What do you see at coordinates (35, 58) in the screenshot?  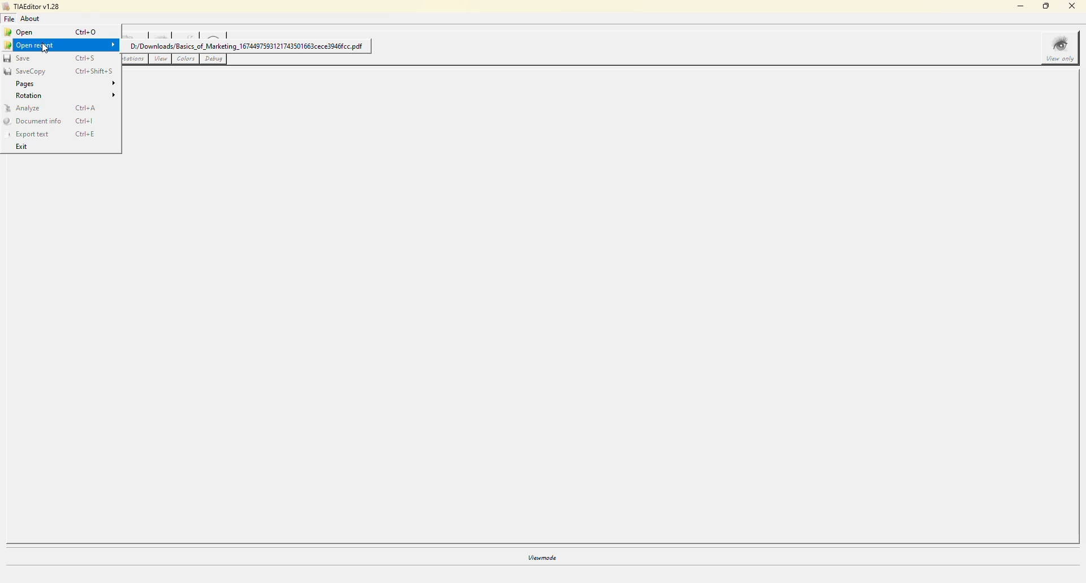 I see `save` at bounding box center [35, 58].